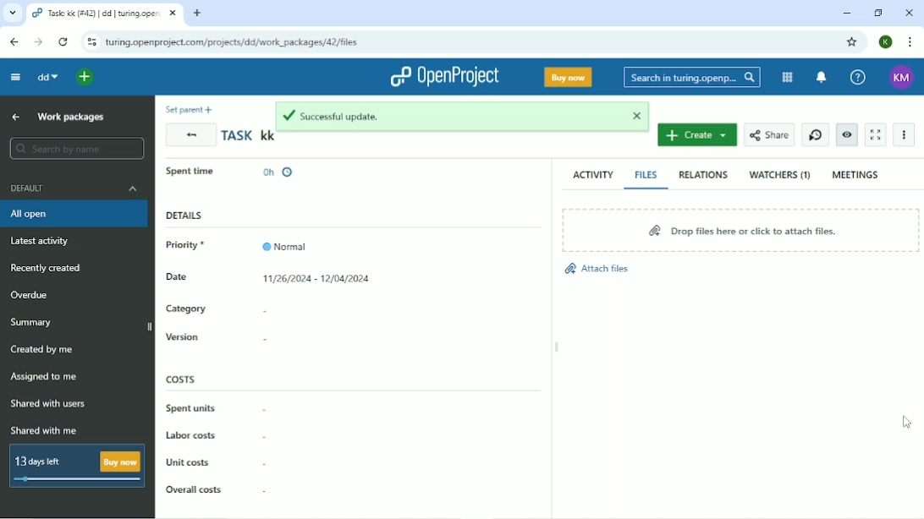 This screenshot has width=924, height=519. I want to click on Back, so click(14, 42).